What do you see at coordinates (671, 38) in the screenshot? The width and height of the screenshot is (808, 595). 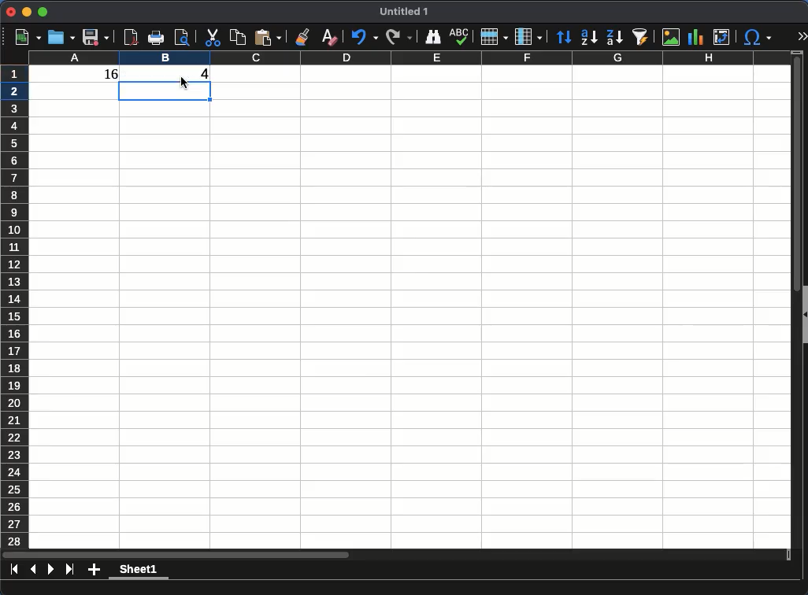 I see `image` at bounding box center [671, 38].